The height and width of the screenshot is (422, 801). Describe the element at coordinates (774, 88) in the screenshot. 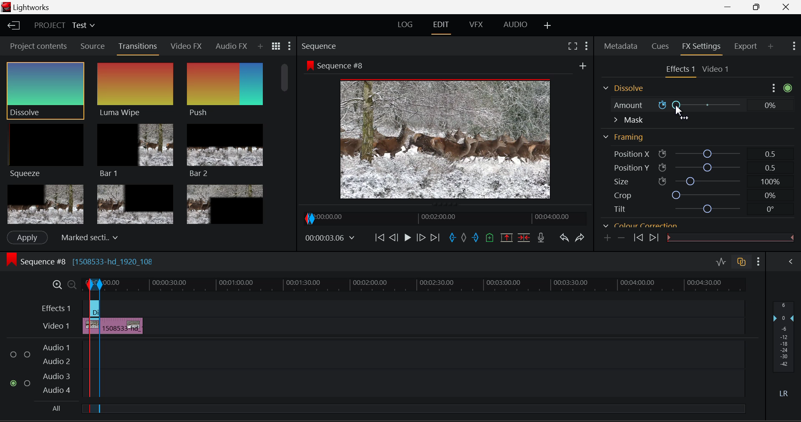

I see `Settings` at that location.